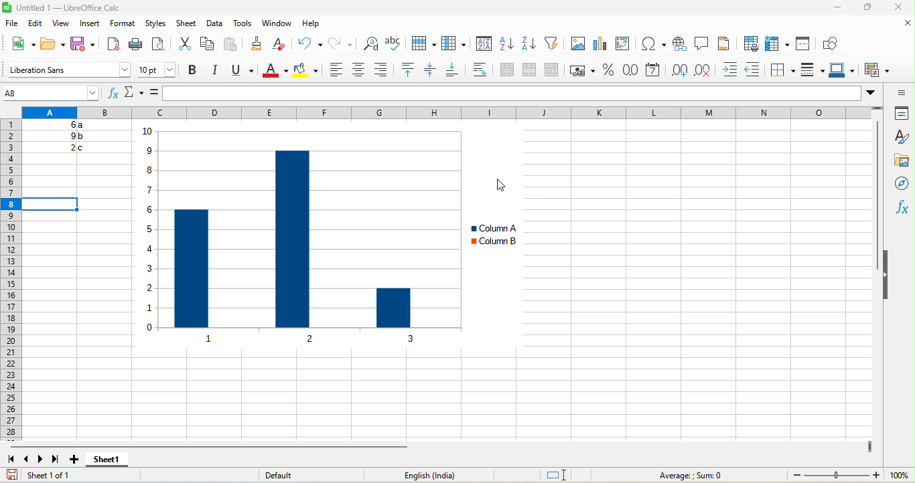  I want to click on English (India), so click(423, 476).